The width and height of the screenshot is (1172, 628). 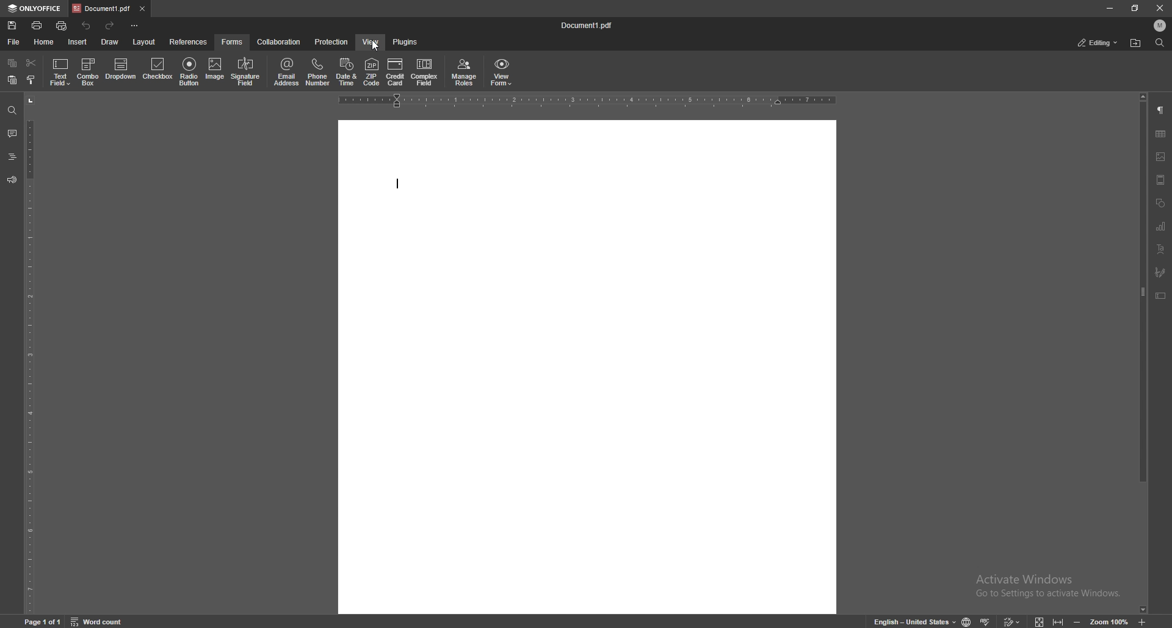 I want to click on track changes, so click(x=1011, y=619).